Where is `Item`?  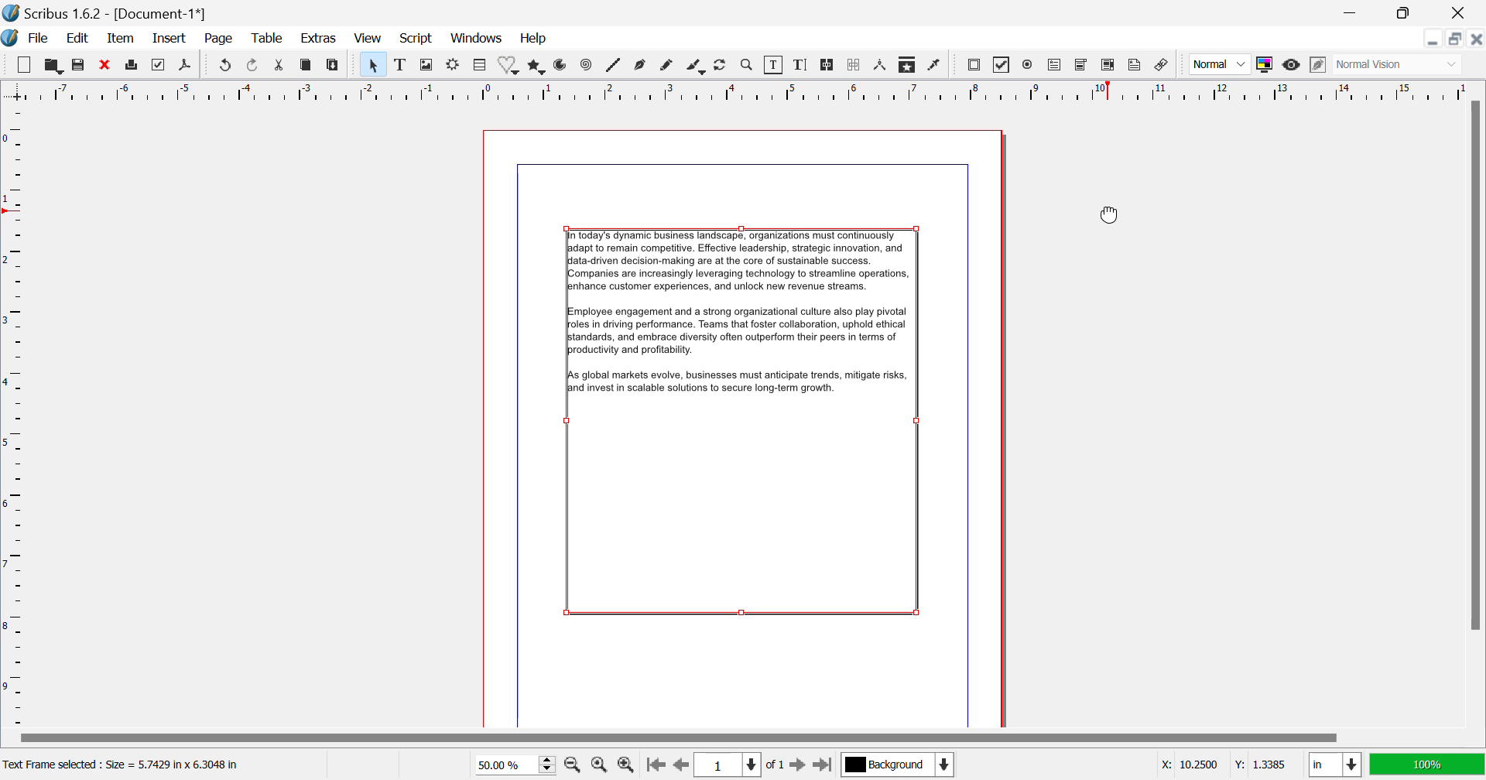
Item is located at coordinates (119, 39).